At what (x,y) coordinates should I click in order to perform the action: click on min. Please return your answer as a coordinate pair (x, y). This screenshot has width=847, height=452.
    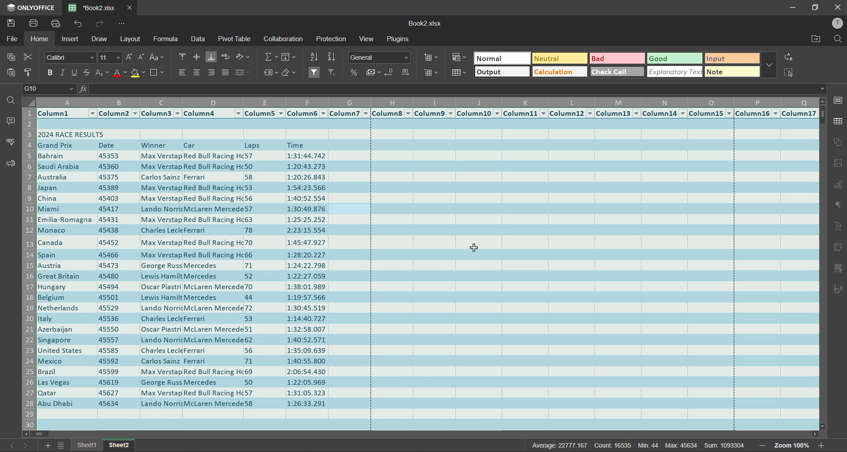
    Looking at the image, I should click on (649, 445).